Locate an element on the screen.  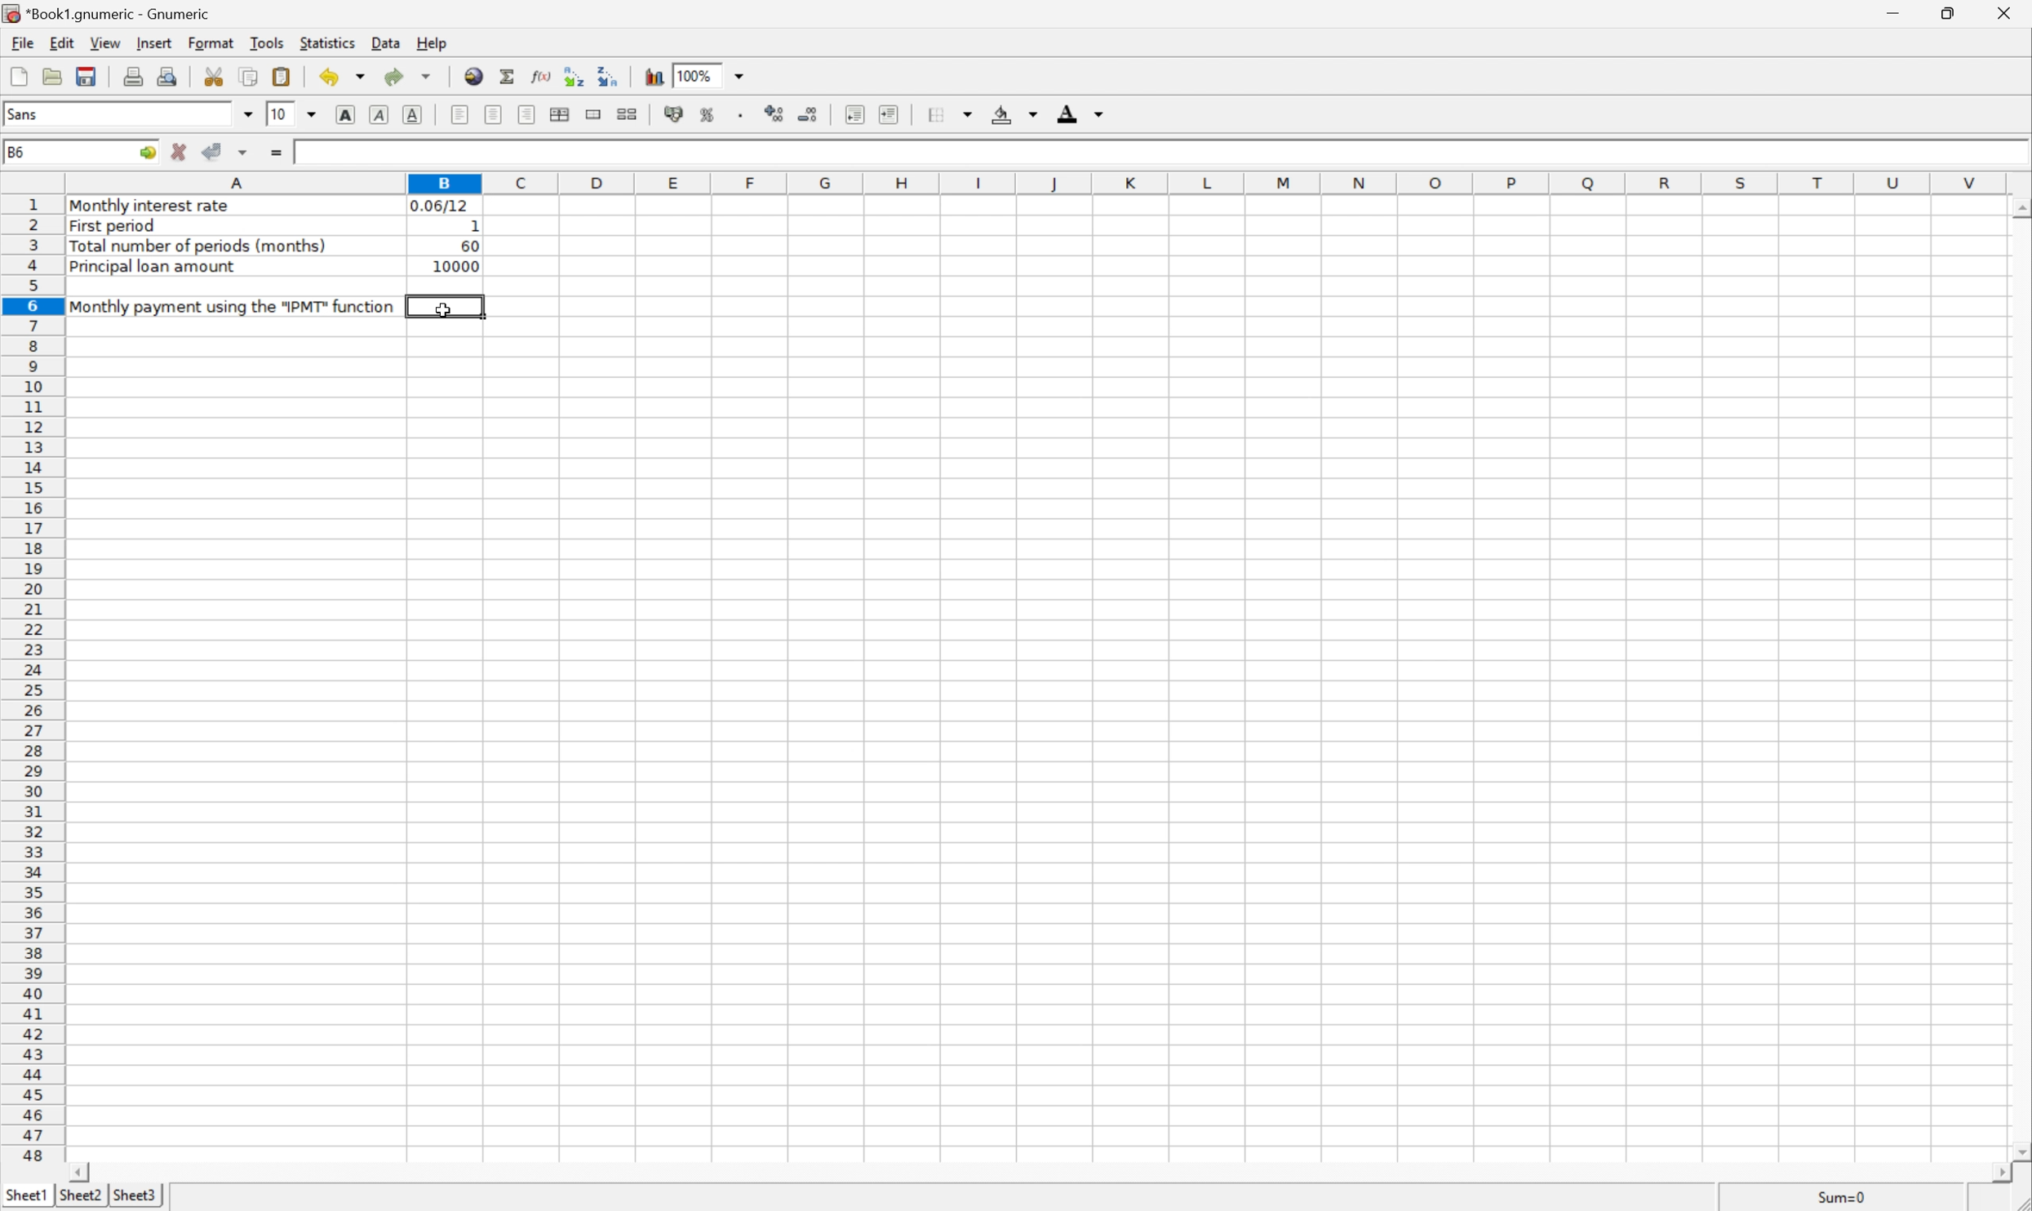
File is located at coordinates (22, 42).